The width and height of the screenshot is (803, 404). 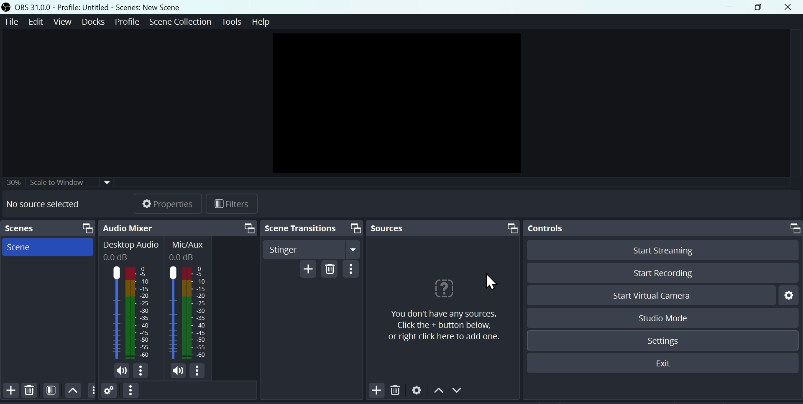 What do you see at coordinates (29, 391) in the screenshot?
I see `Delete` at bounding box center [29, 391].